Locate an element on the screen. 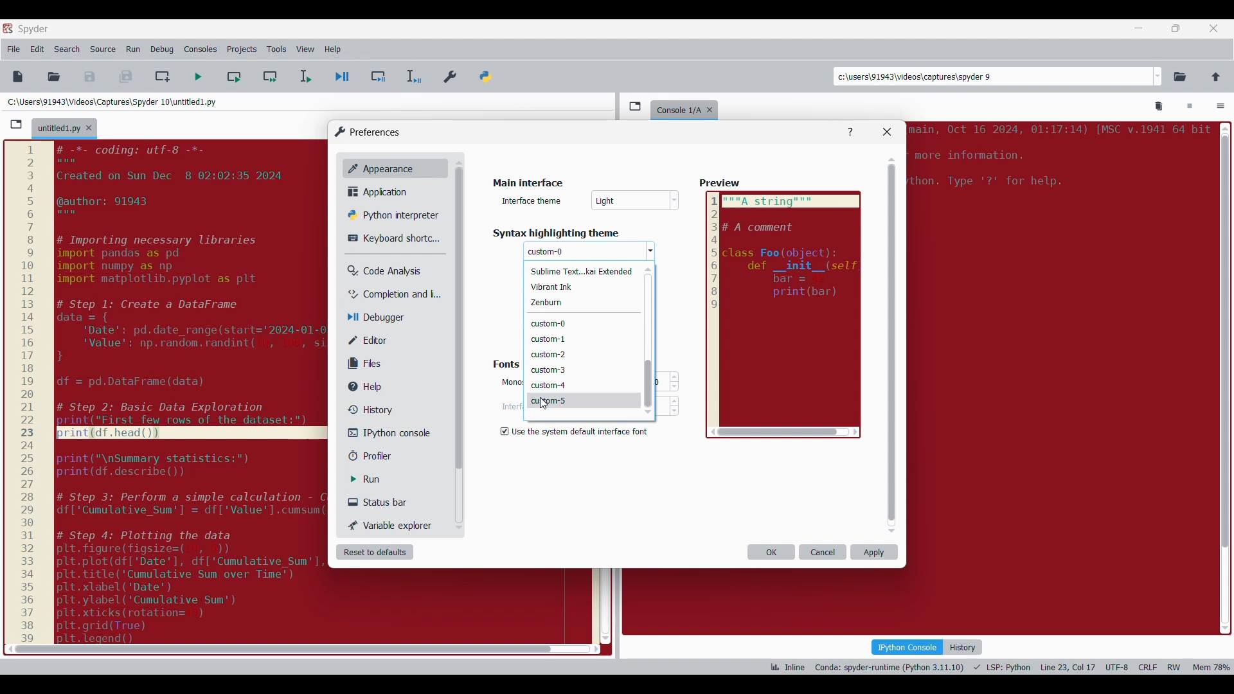  Help menu is located at coordinates (332, 49).